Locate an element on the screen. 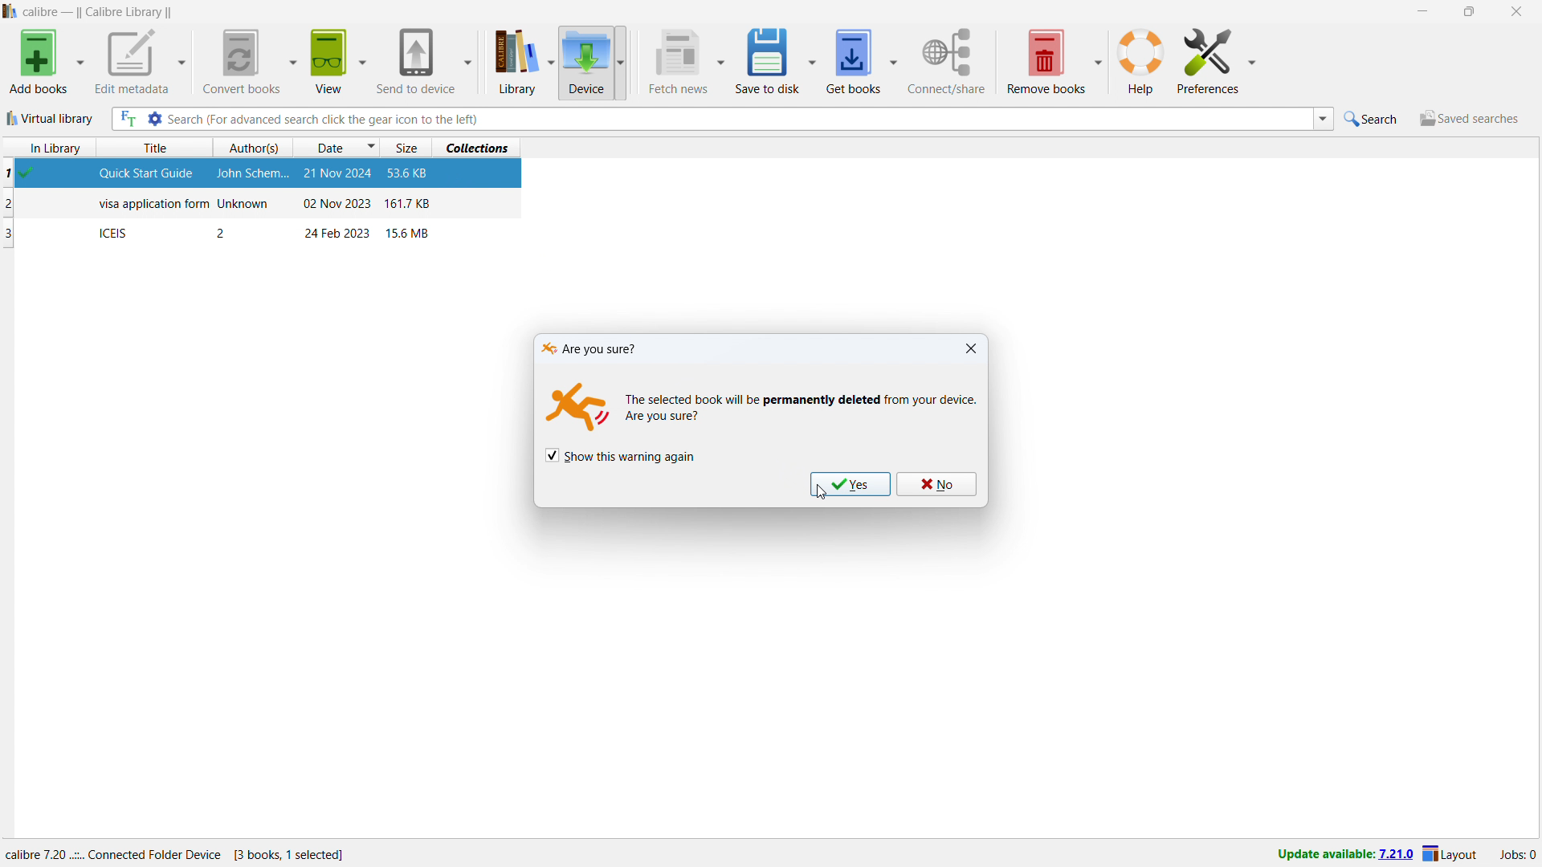 The image size is (1542, 867). help is located at coordinates (1140, 60).